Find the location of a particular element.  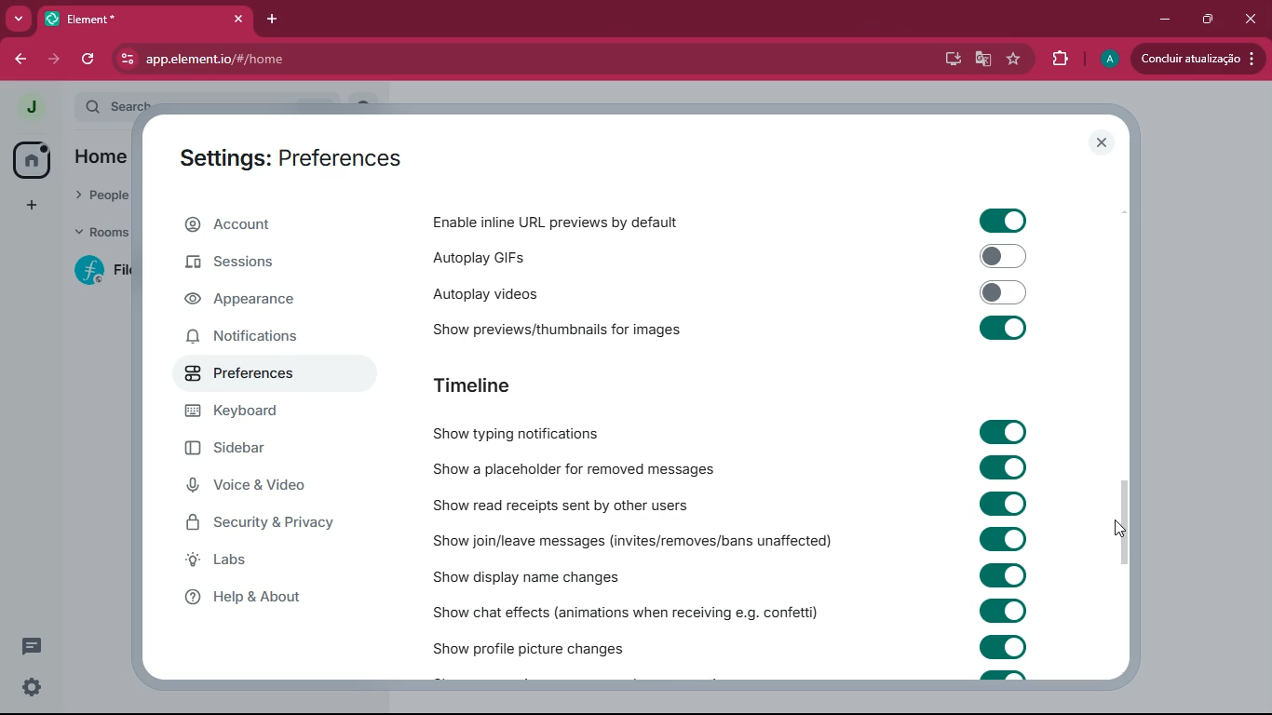

threads is located at coordinates (30, 647).